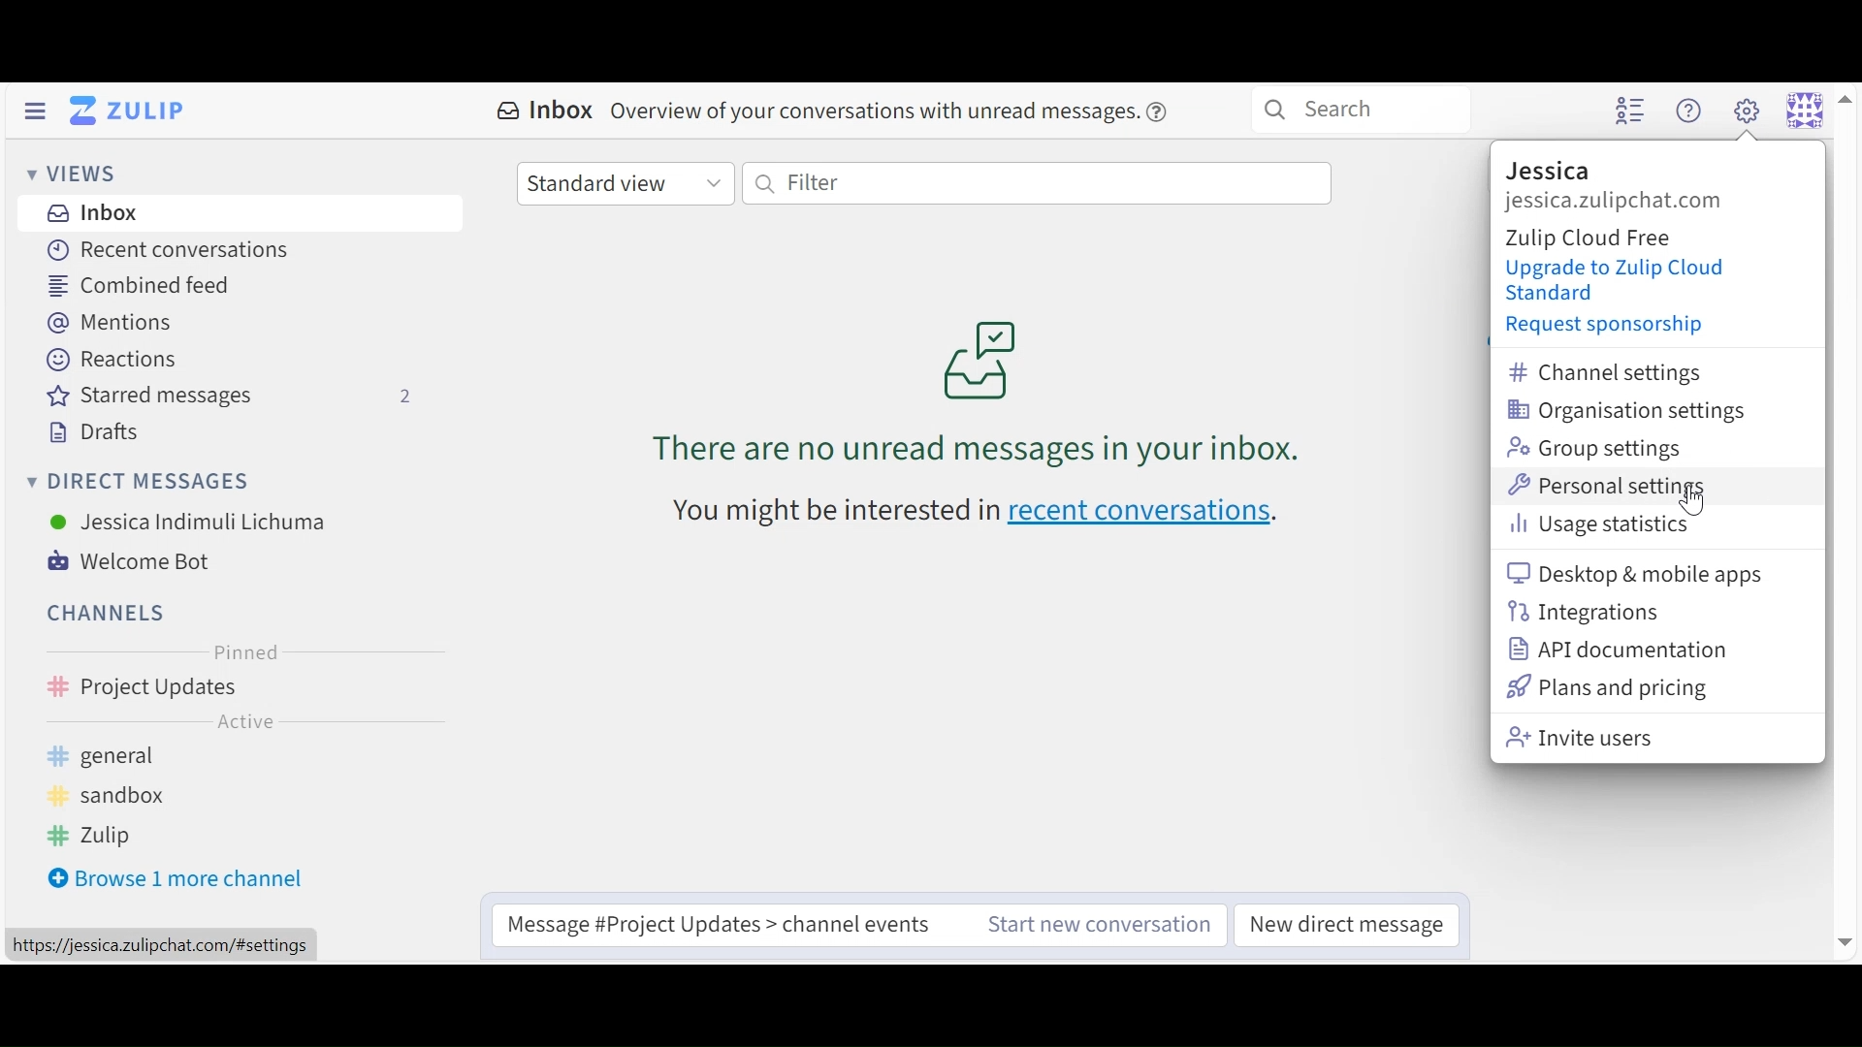 Image resolution: width=1862 pixels, height=1047 pixels. Describe the element at coordinates (1097, 925) in the screenshot. I see `Start new message` at that location.